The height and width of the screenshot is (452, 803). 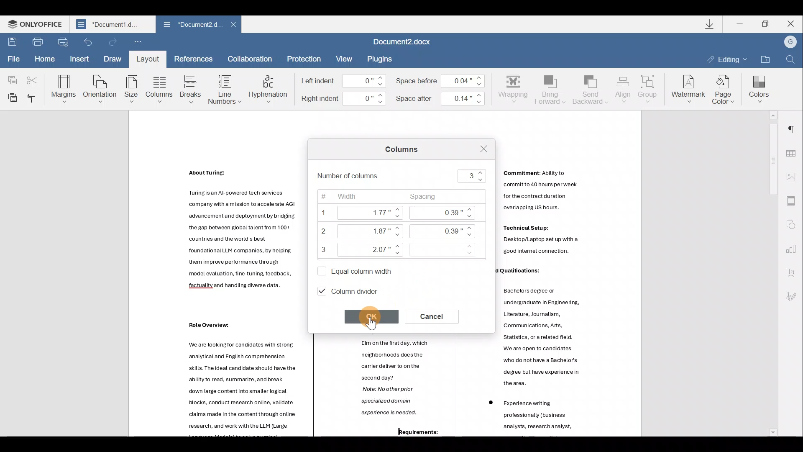 What do you see at coordinates (269, 87) in the screenshot?
I see `Hyphenation` at bounding box center [269, 87].